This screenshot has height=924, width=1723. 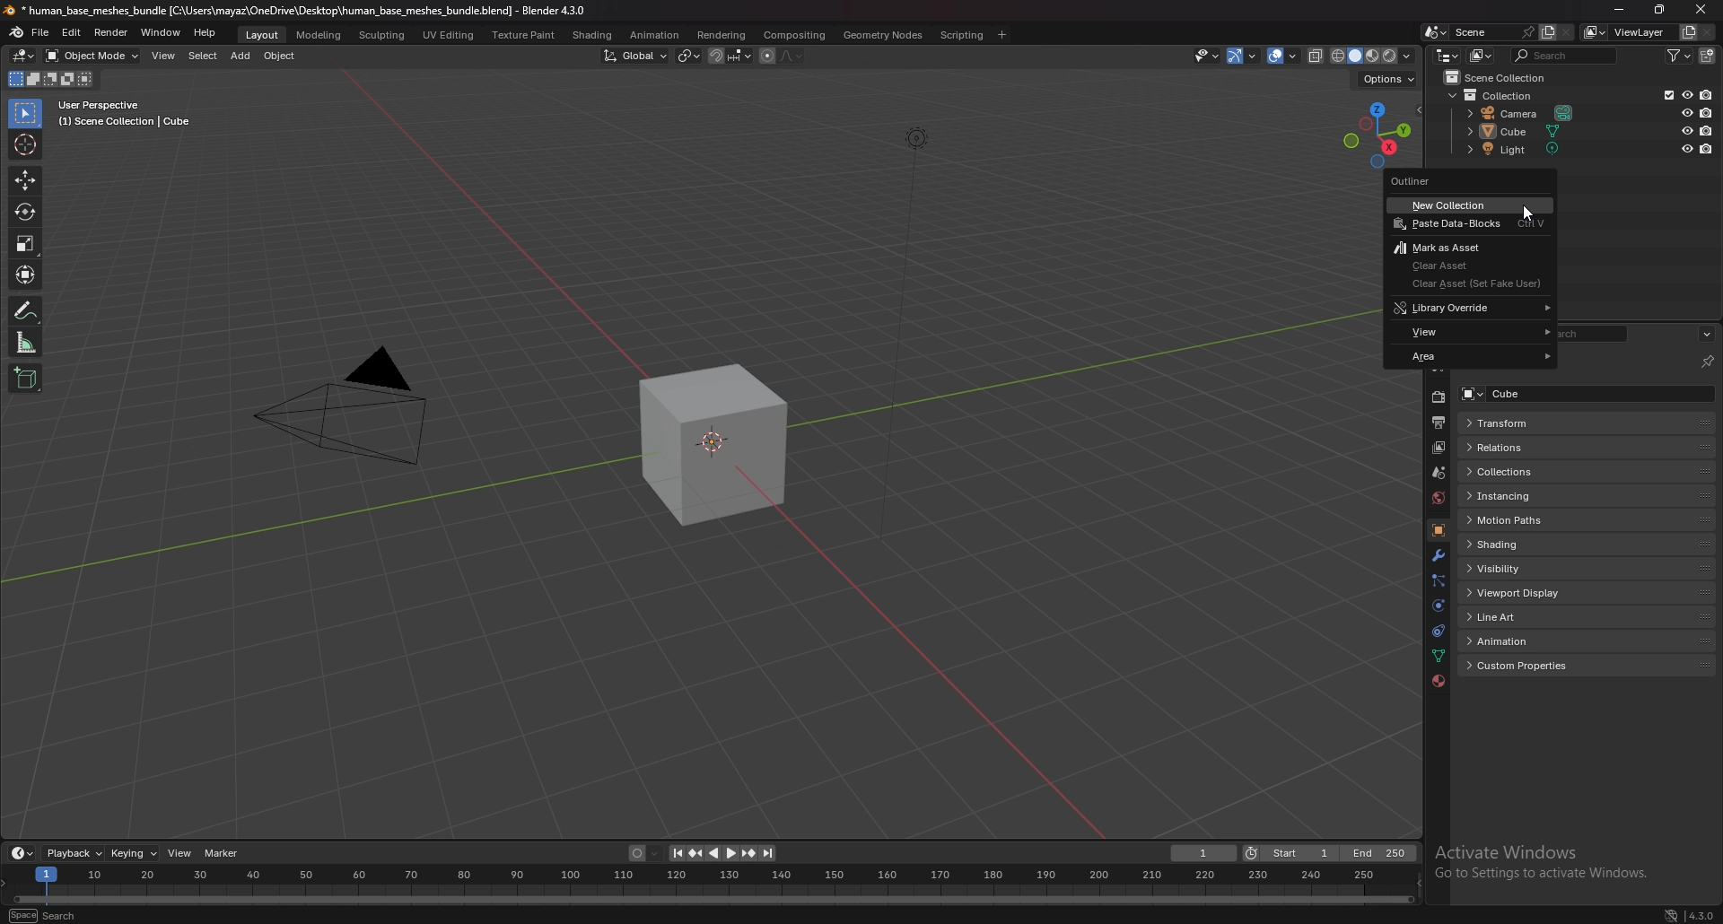 I want to click on modeling, so click(x=320, y=36).